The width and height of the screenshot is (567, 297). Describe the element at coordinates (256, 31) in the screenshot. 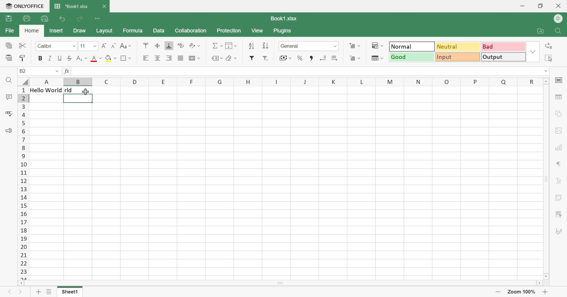

I see ` View` at that location.